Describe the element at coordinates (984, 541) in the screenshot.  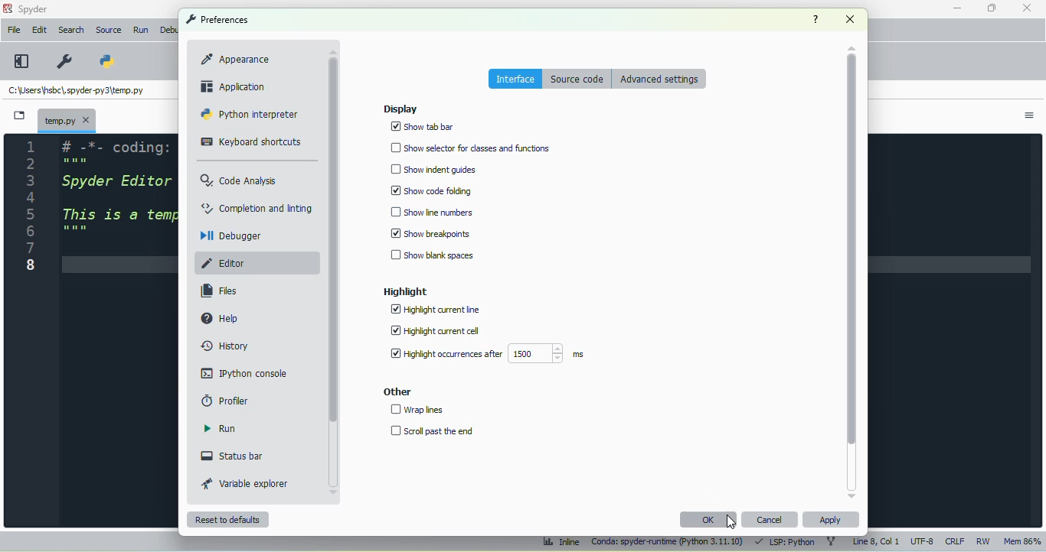
I see `RW` at that location.